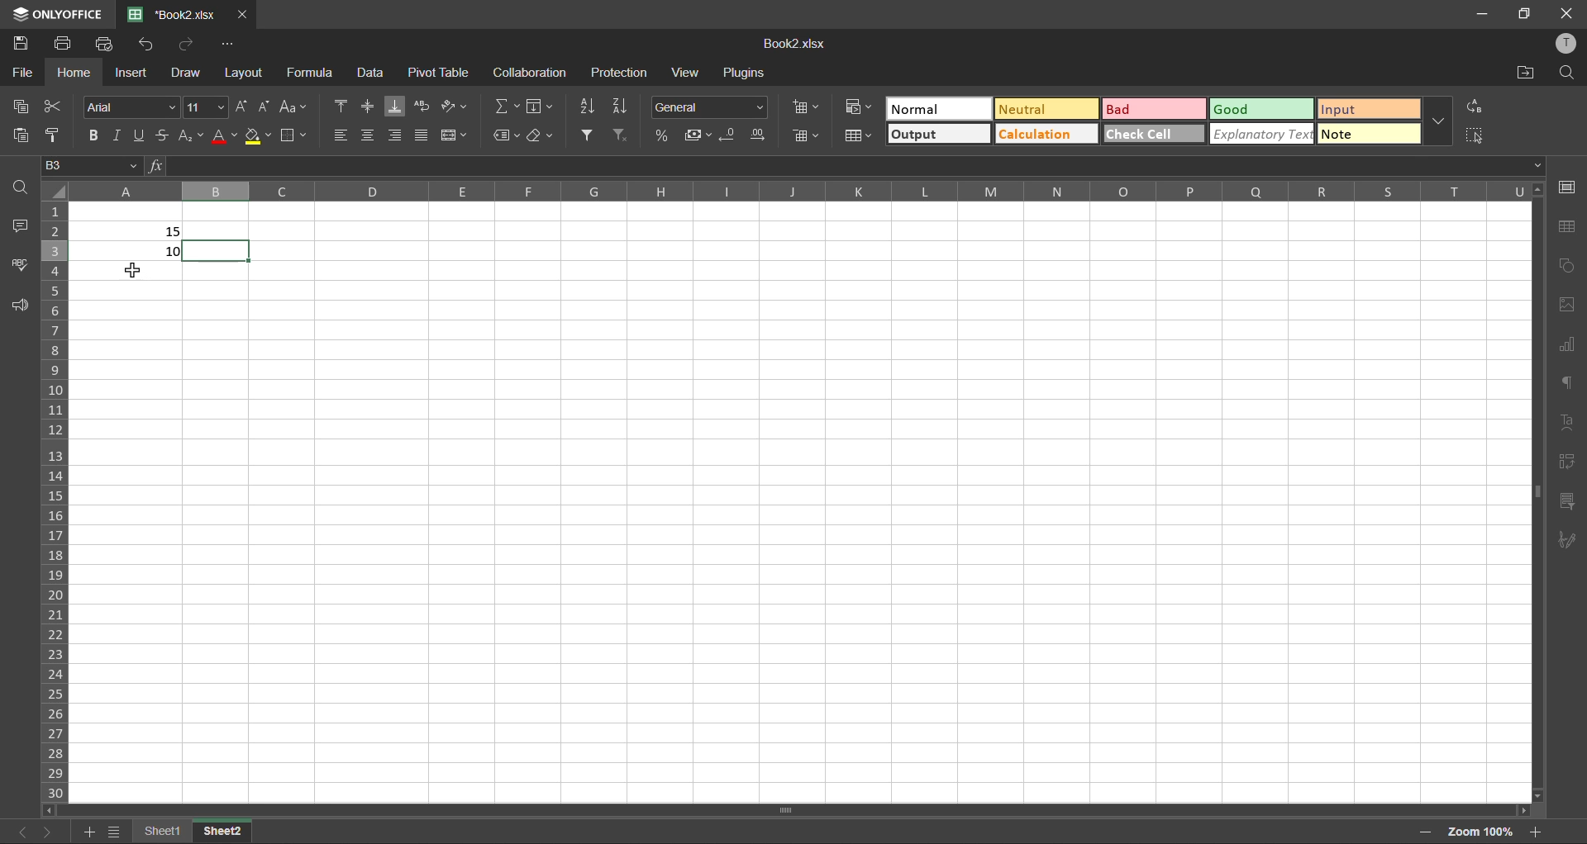 The image size is (1587, 844). I want to click on align right, so click(398, 135).